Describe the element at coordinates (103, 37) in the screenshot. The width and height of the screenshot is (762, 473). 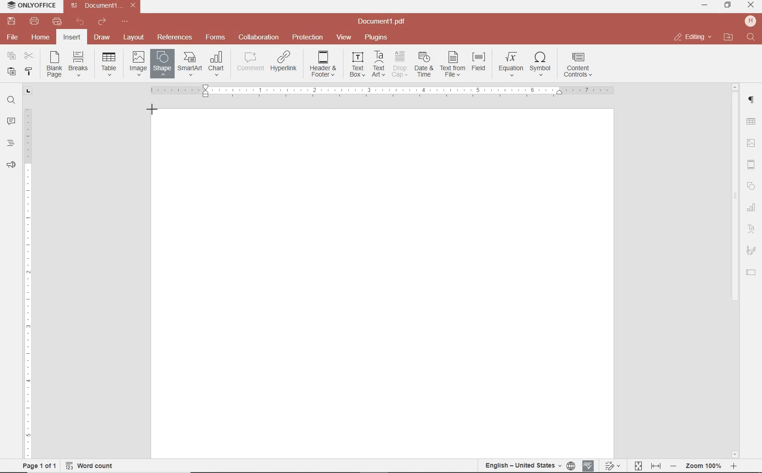
I see `draw` at that location.